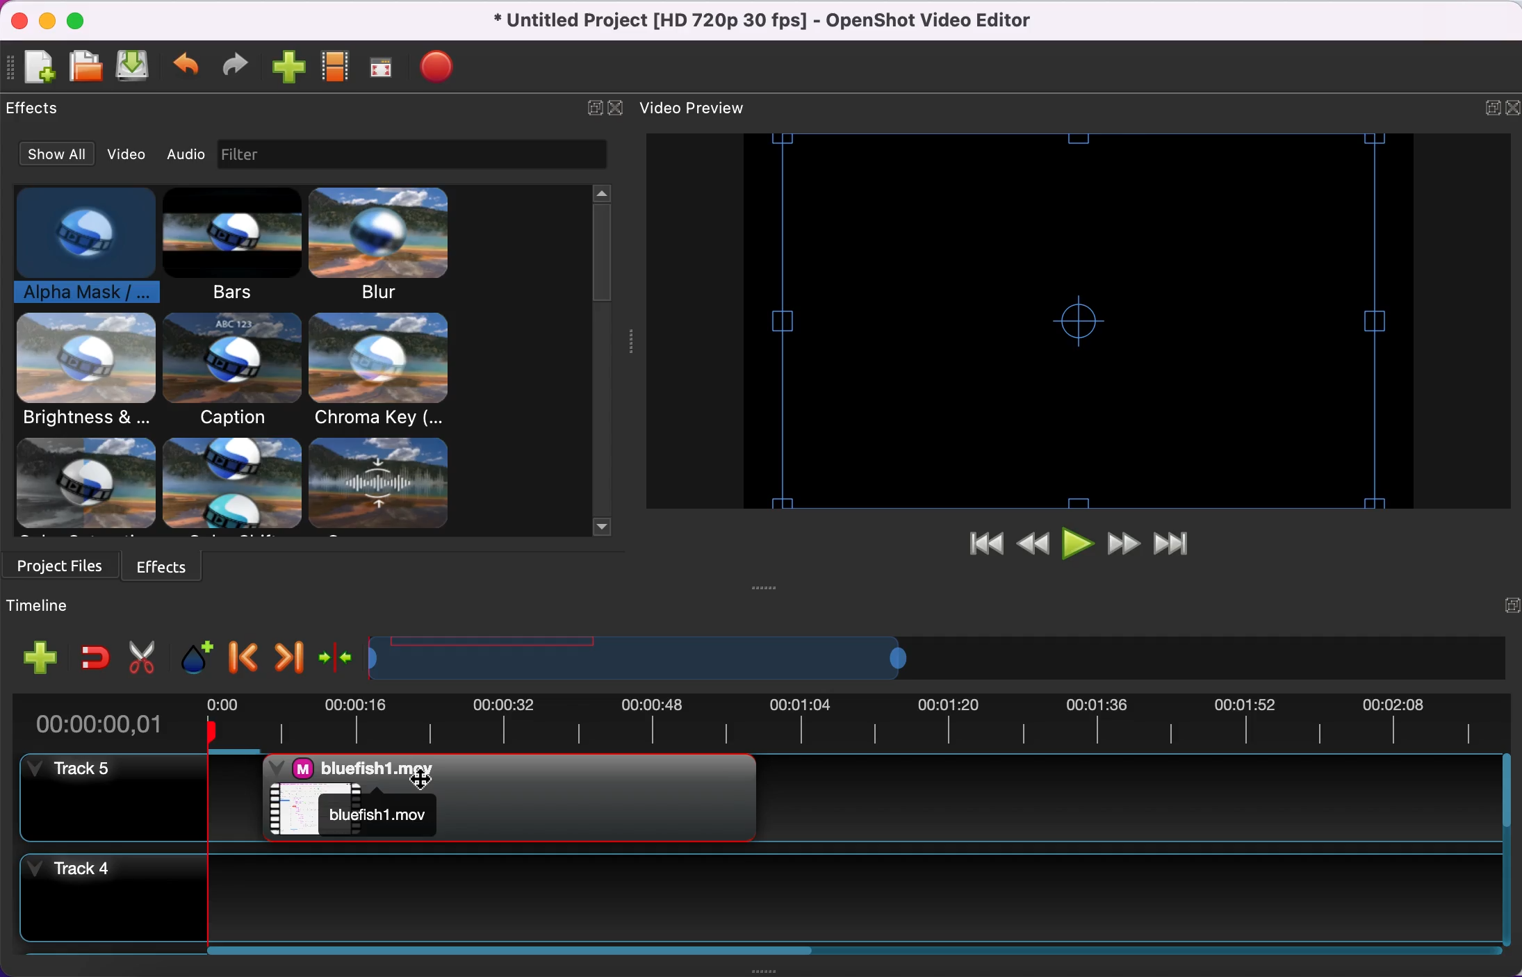 The width and height of the screenshot is (1522, 977). I want to click on alpha mask, so click(74, 247).